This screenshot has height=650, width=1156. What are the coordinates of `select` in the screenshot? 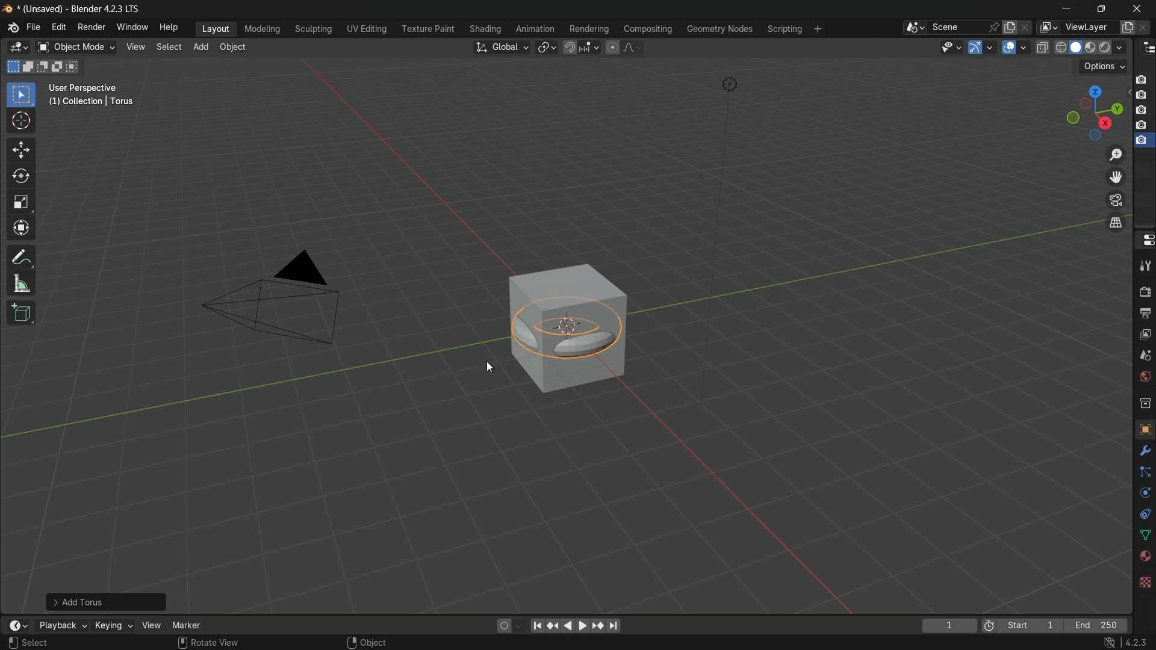 It's located at (37, 643).